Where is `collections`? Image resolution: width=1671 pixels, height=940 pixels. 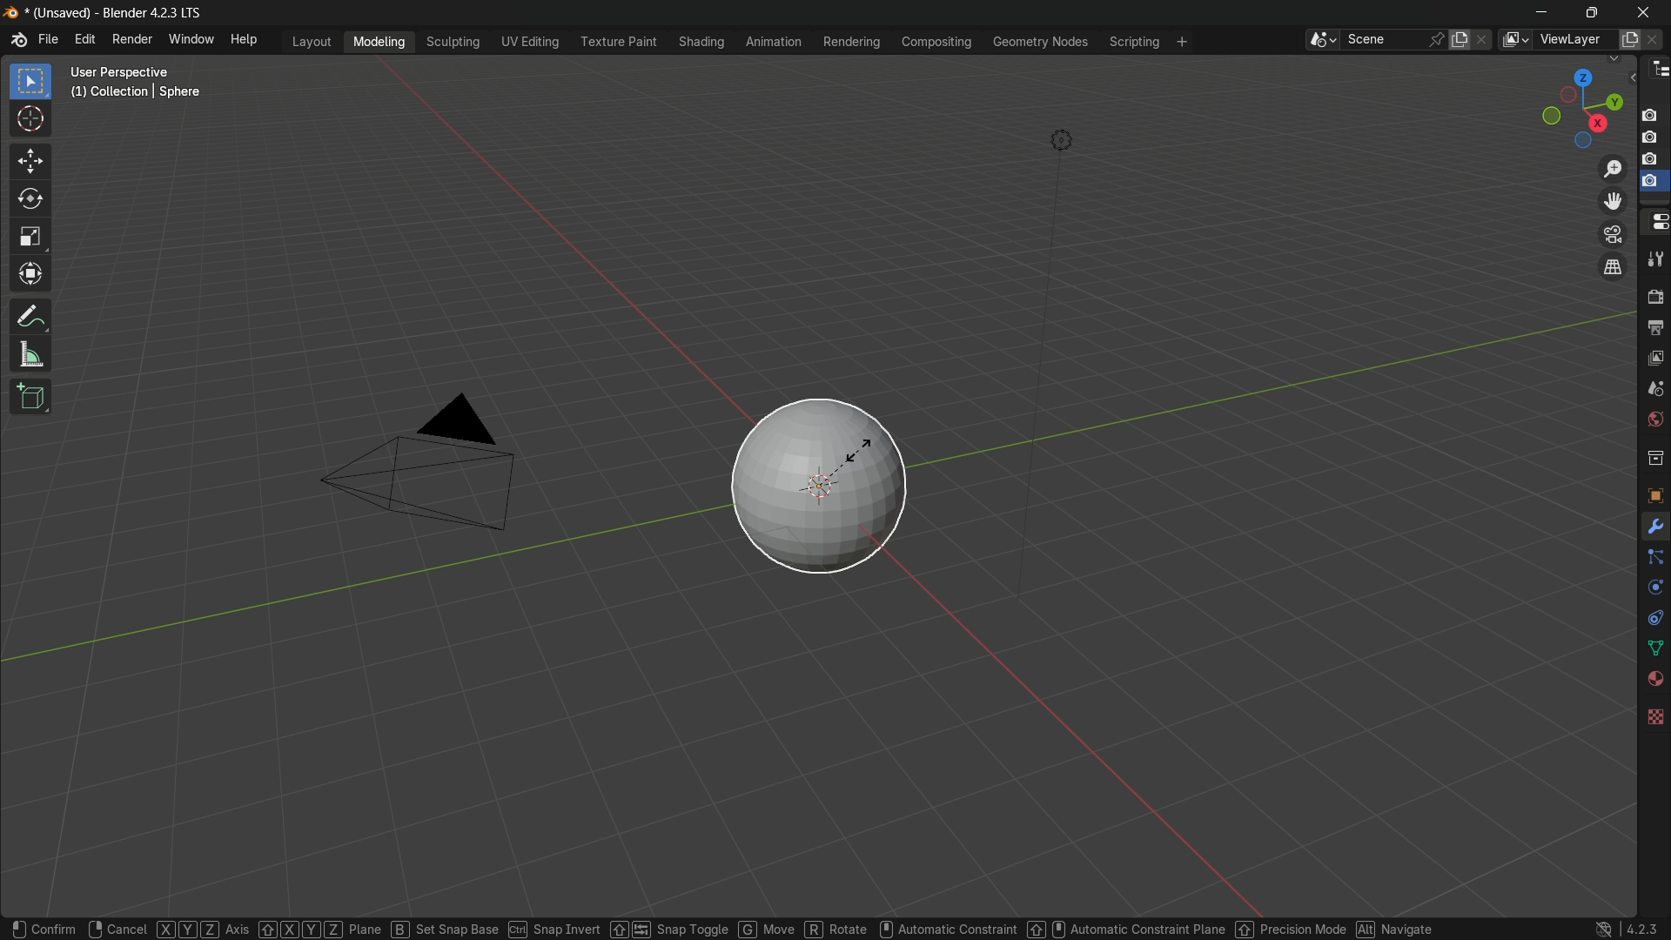
collections is located at coordinates (1654, 459).